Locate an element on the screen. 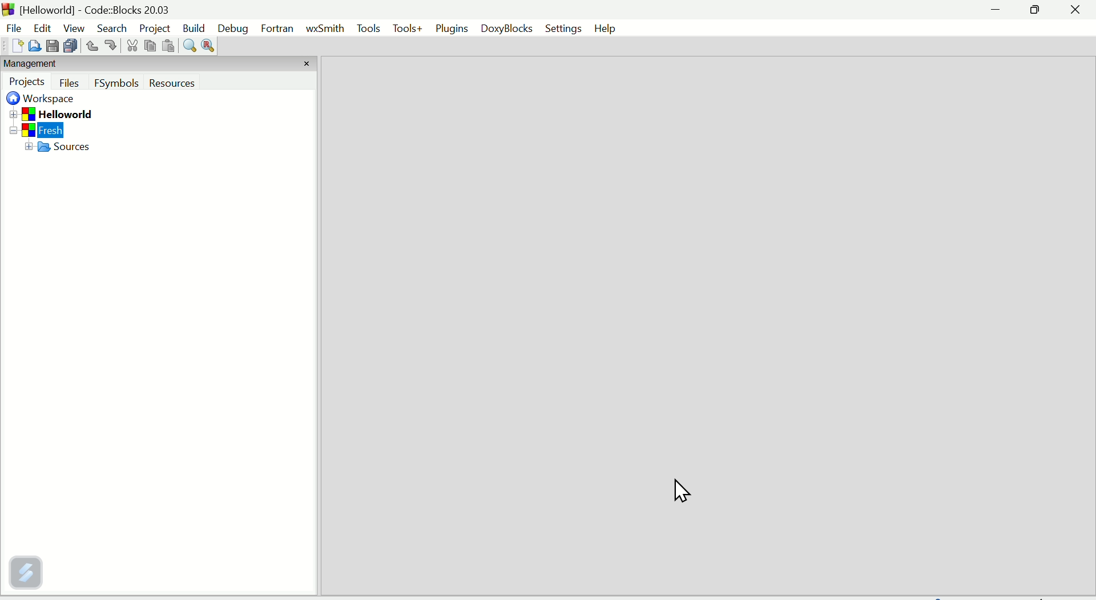 The image size is (1096, 600). Fresh is located at coordinates (57, 130).